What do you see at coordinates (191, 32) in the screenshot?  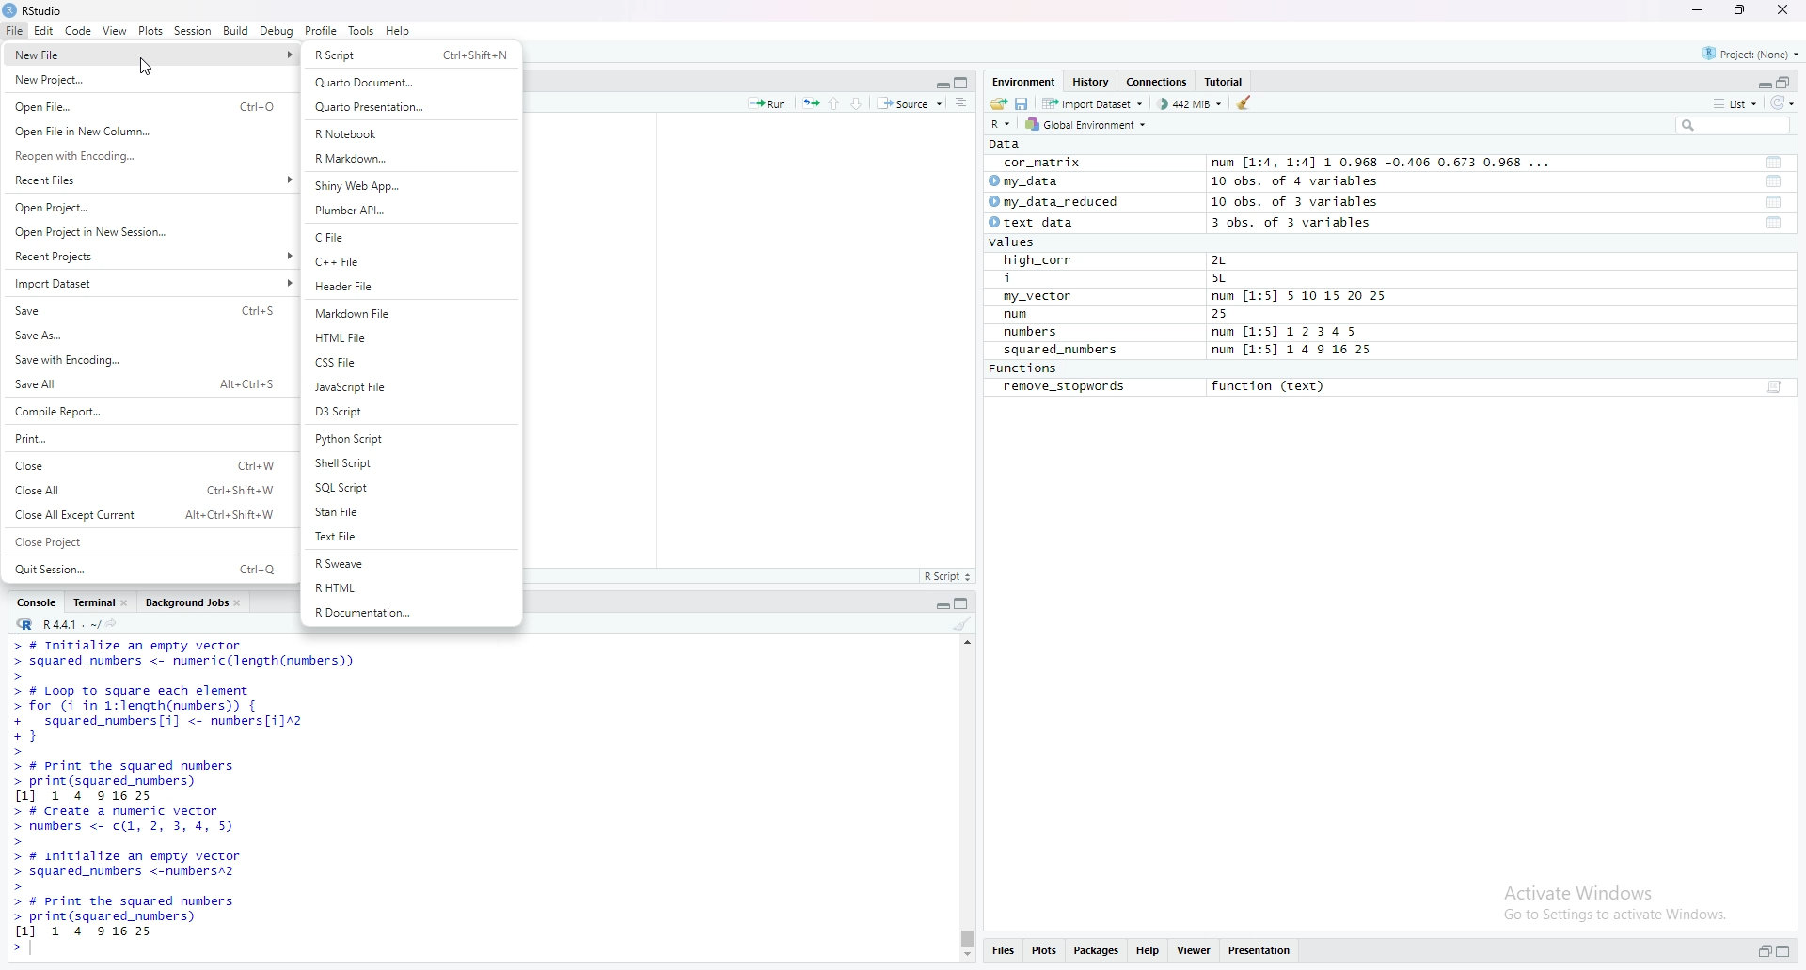 I see `Session` at bounding box center [191, 32].